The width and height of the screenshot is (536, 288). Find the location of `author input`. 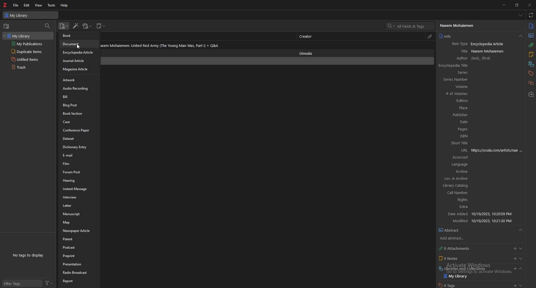

author input is located at coordinates (497, 59).